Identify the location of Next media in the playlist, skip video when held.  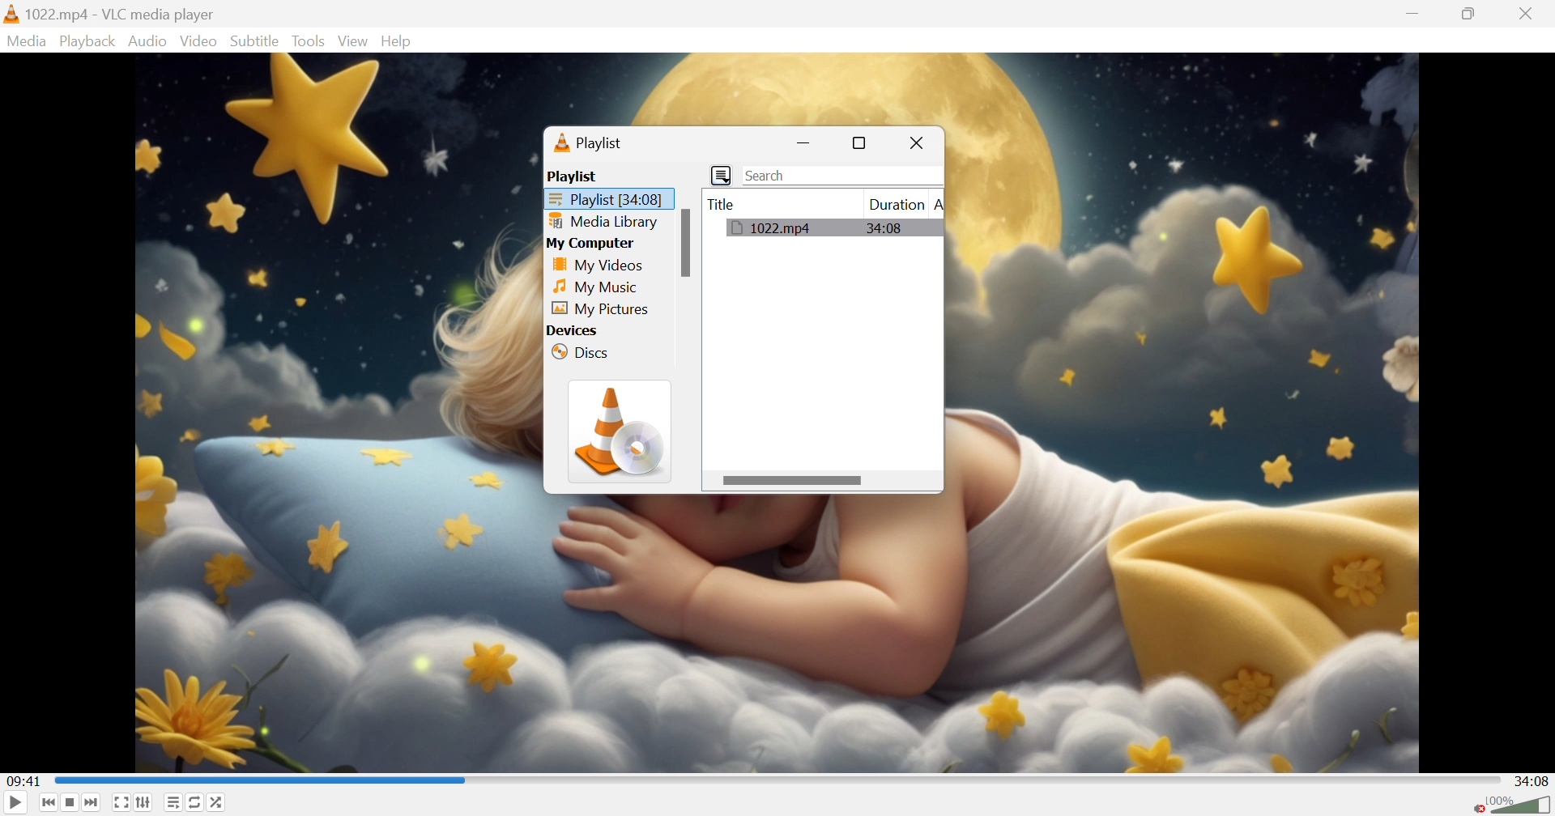
(92, 802).